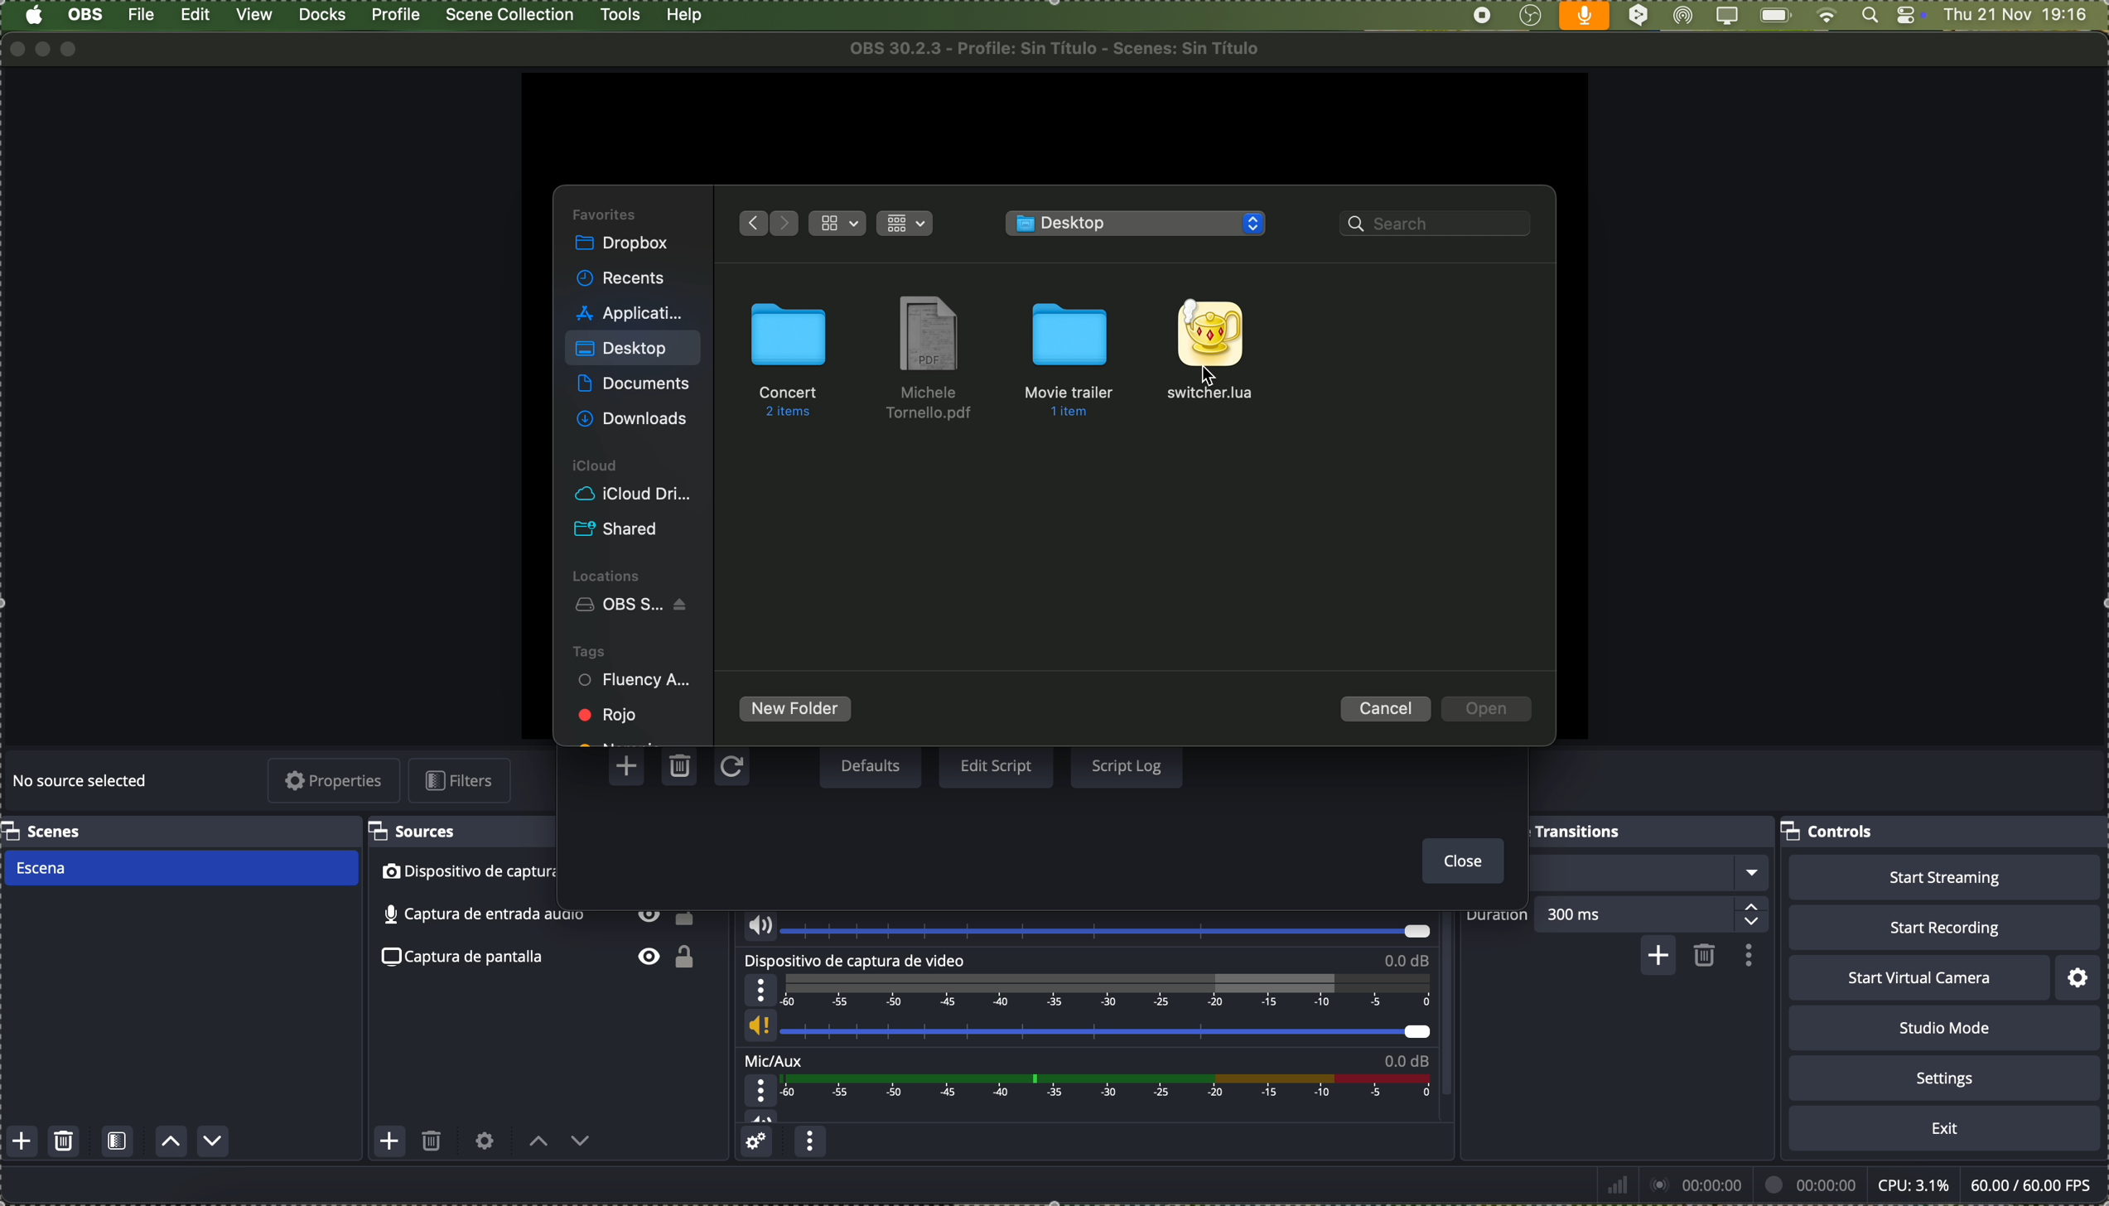  I want to click on move source up, so click(538, 1142).